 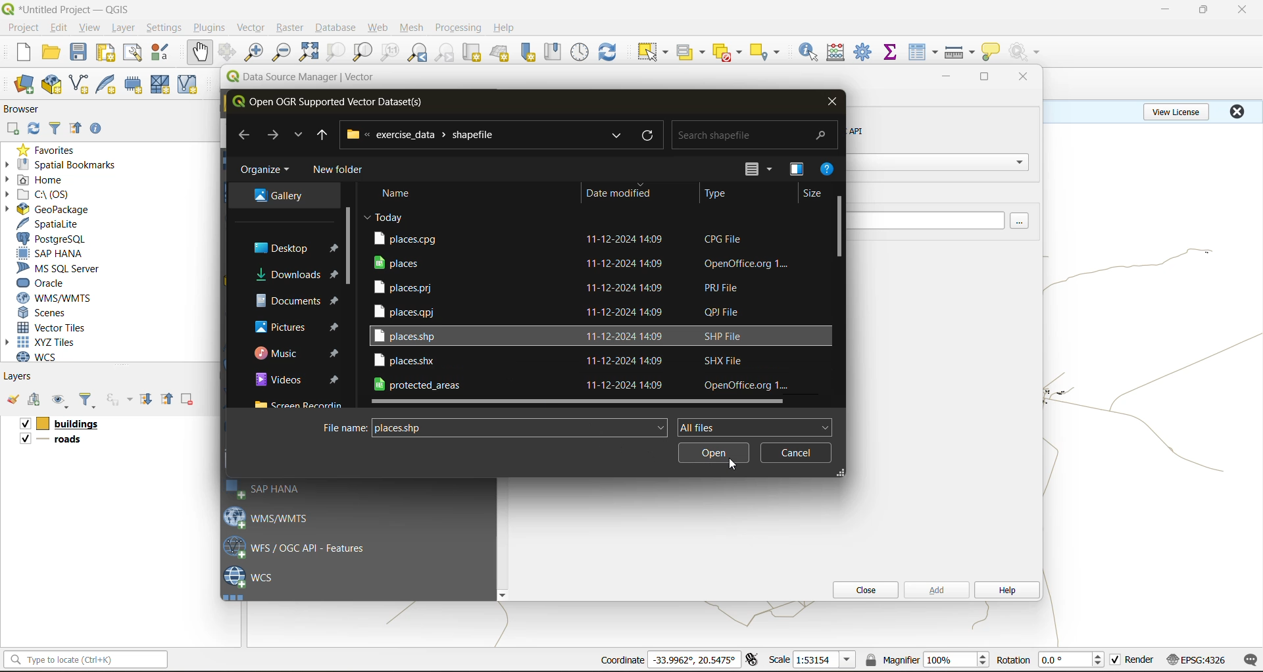 What do you see at coordinates (587, 262) in the screenshot?
I see `file/folder names` at bounding box center [587, 262].